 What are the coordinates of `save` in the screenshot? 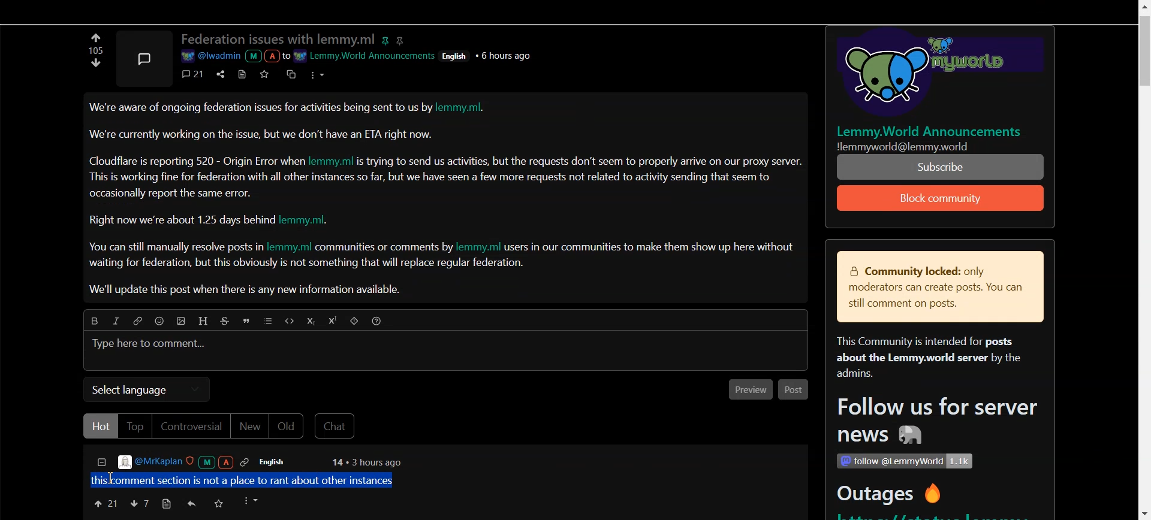 It's located at (219, 503).